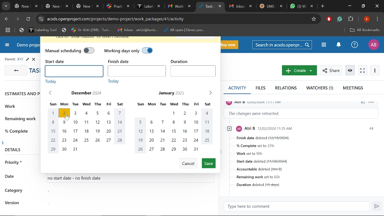  What do you see at coordinates (63, 50) in the screenshot?
I see `manual scheduling` at bounding box center [63, 50].